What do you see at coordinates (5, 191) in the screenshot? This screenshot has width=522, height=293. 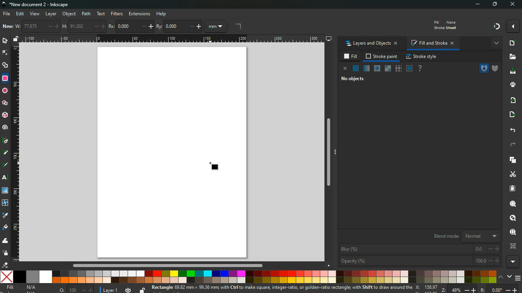 I see `window` at bounding box center [5, 191].